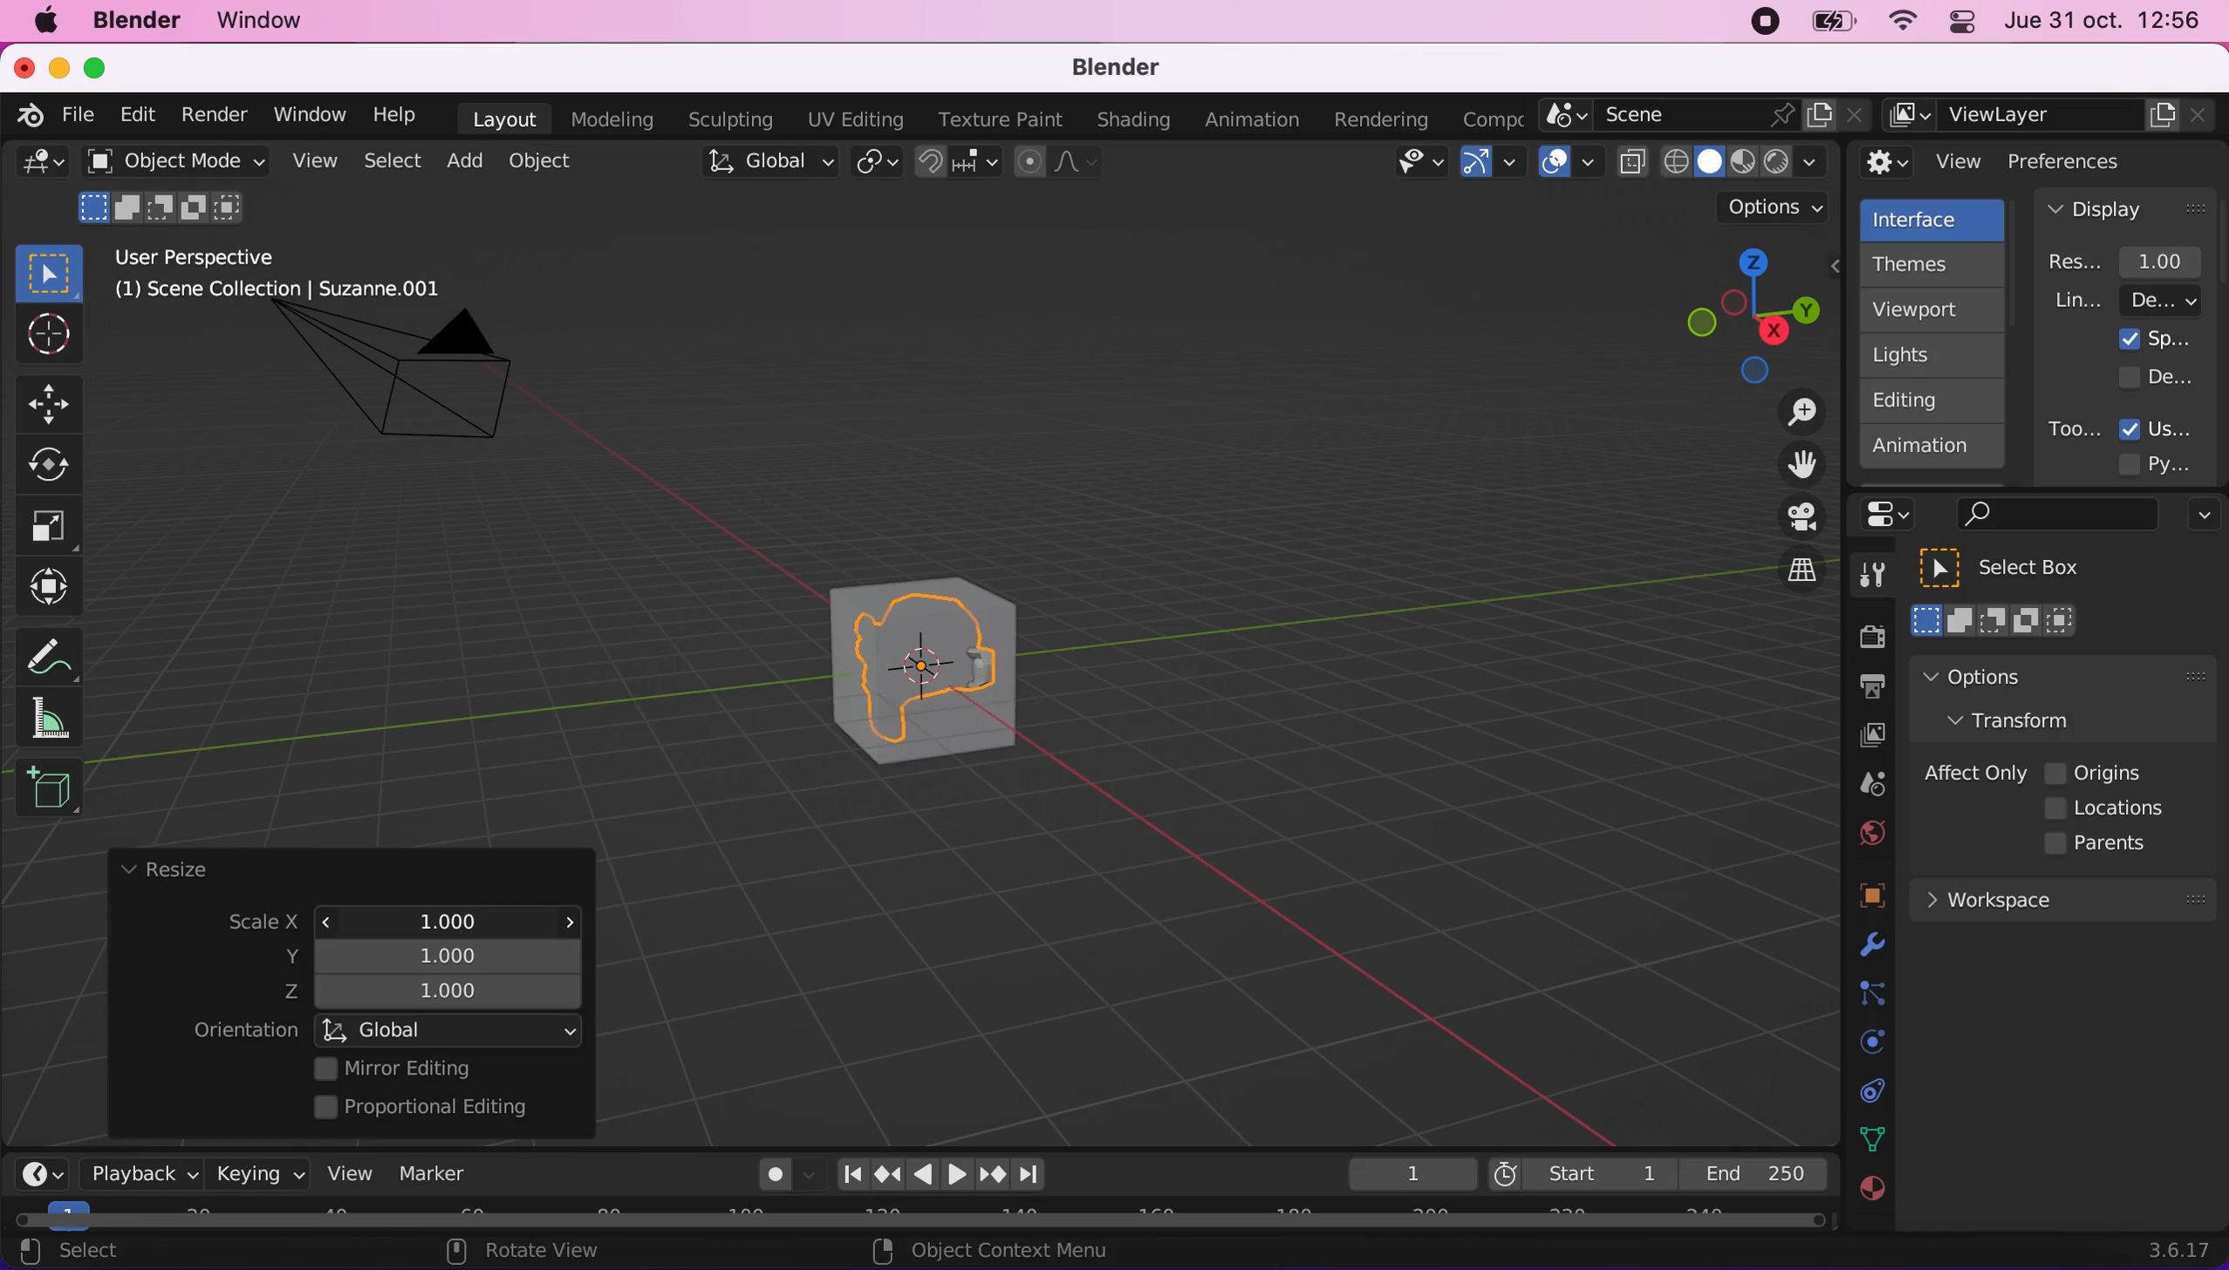 The height and width of the screenshot is (1270, 2229). Describe the element at coordinates (2171, 427) in the screenshot. I see `user tooltips` at that location.